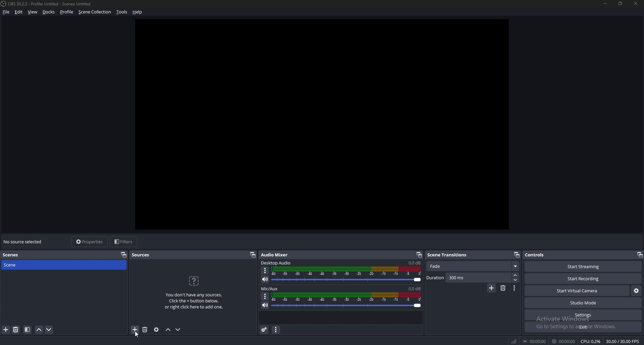  What do you see at coordinates (563, 341) in the screenshot?
I see `00:00:00` at bounding box center [563, 341].